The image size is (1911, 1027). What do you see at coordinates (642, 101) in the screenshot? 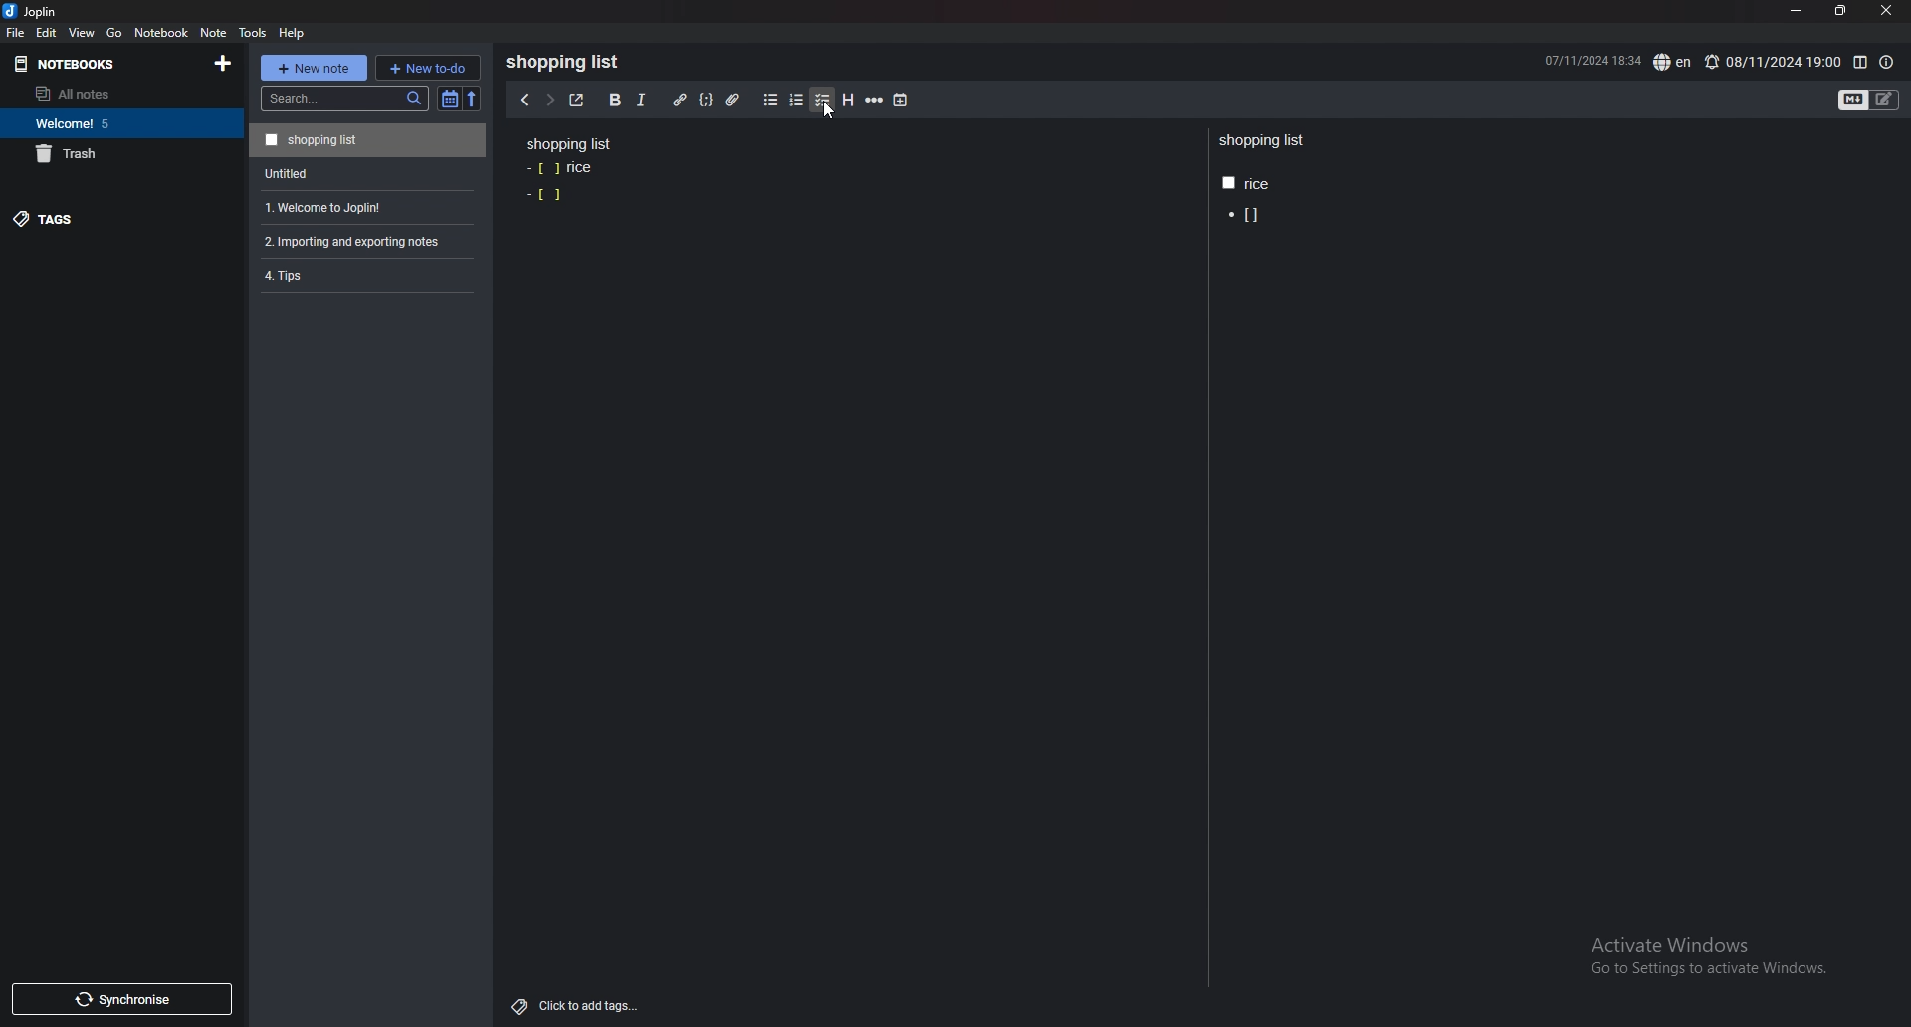
I see `italic` at bounding box center [642, 101].